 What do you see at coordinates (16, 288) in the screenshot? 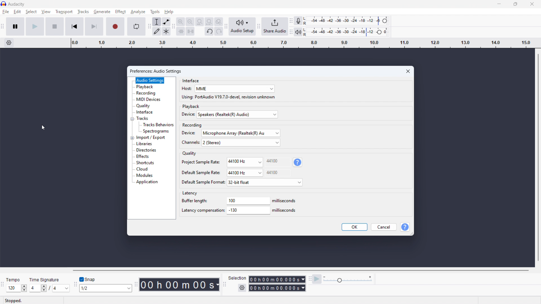
I see `set tempo` at bounding box center [16, 288].